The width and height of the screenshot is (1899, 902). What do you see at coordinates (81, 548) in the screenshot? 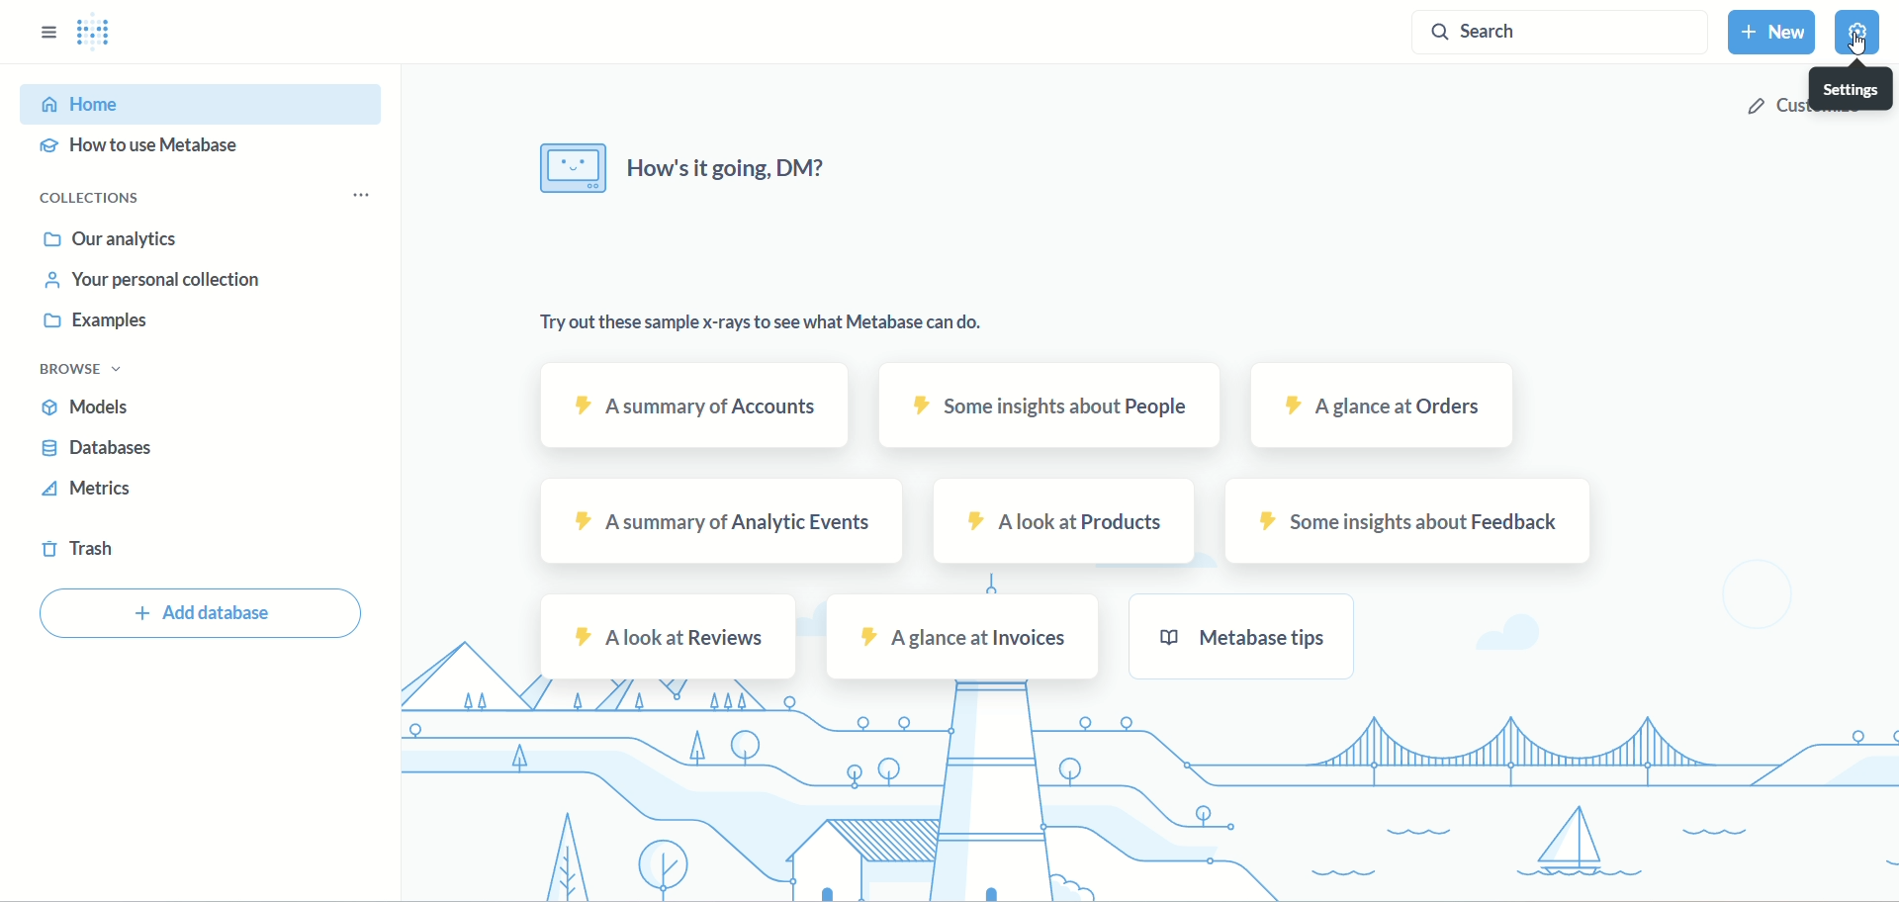
I see `trash` at bounding box center [81, 548].